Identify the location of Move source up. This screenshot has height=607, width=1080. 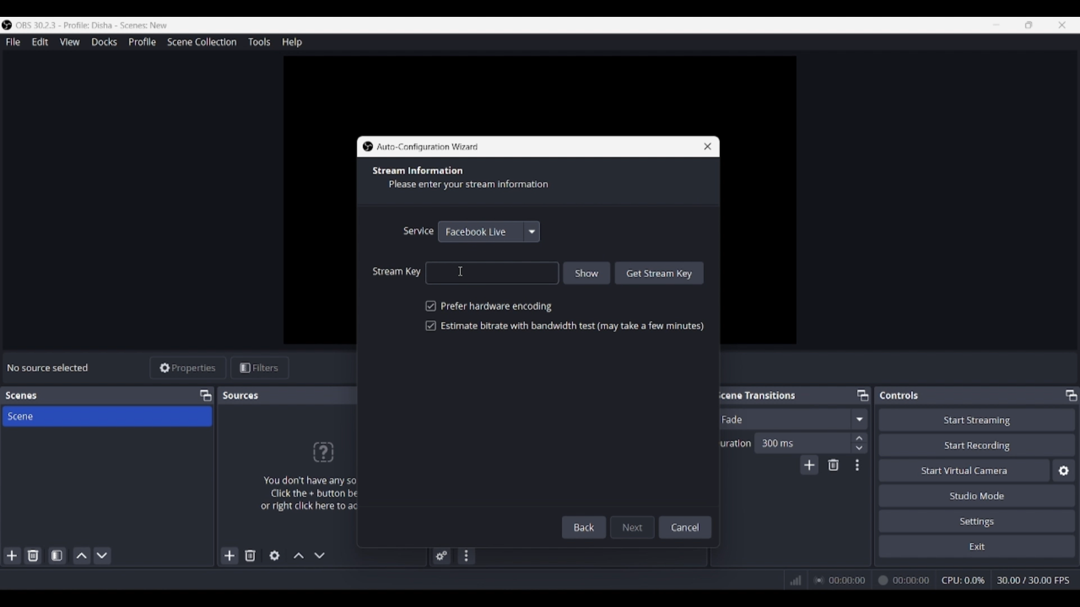
(299, 555).